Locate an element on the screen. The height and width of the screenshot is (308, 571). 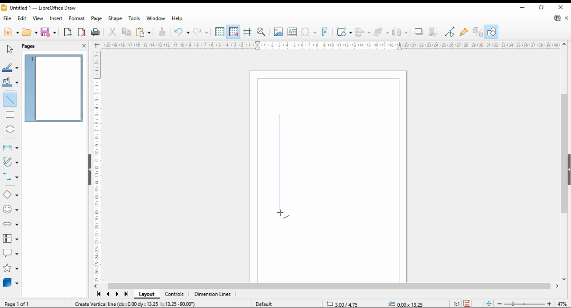
minimize is located at coordinates (523, 8).